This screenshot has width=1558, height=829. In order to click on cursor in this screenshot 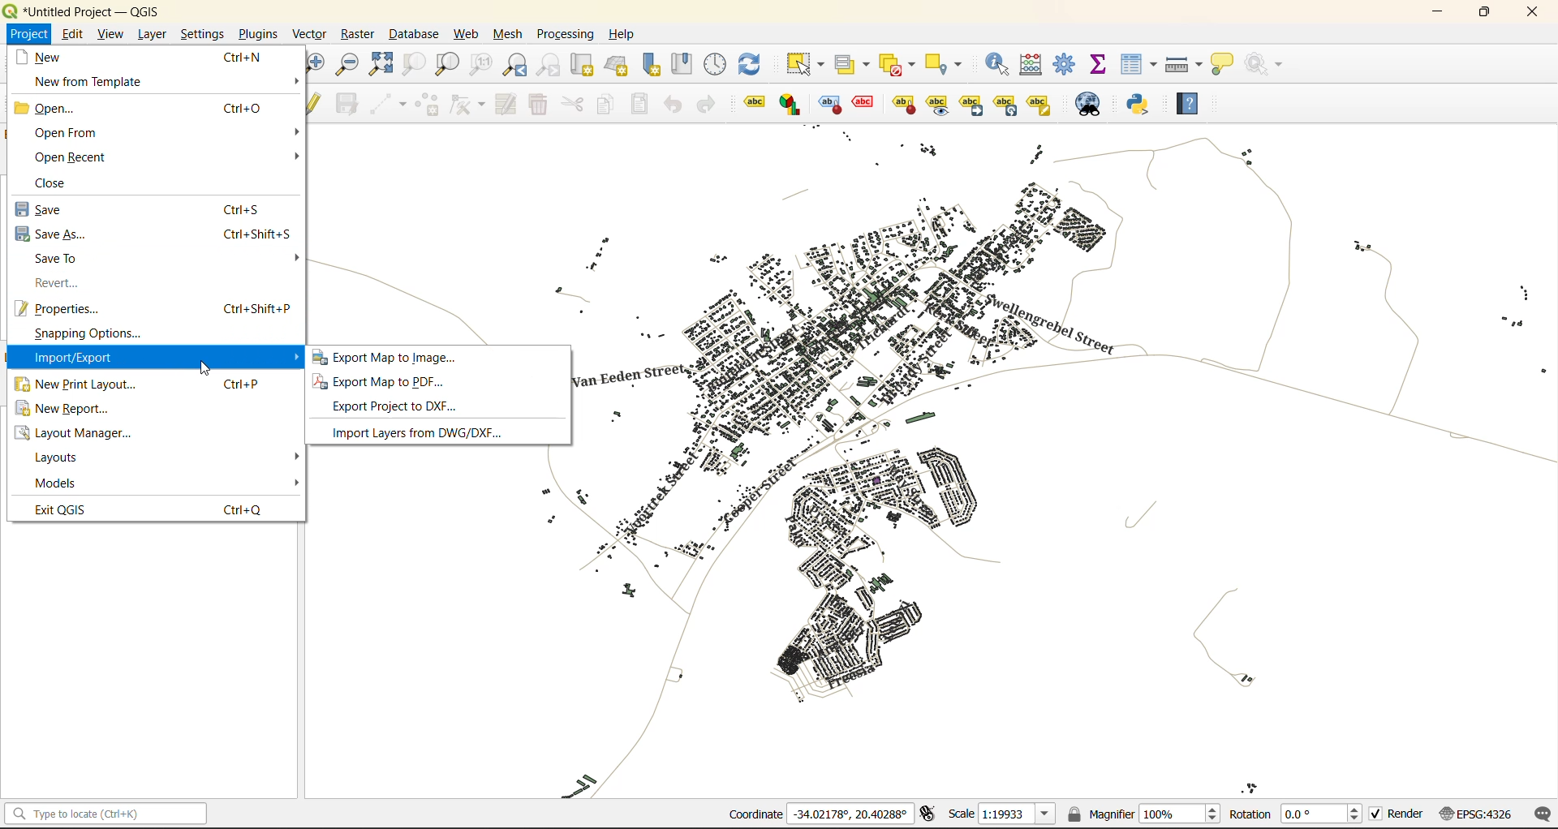, I will do `click(205, 367)`.